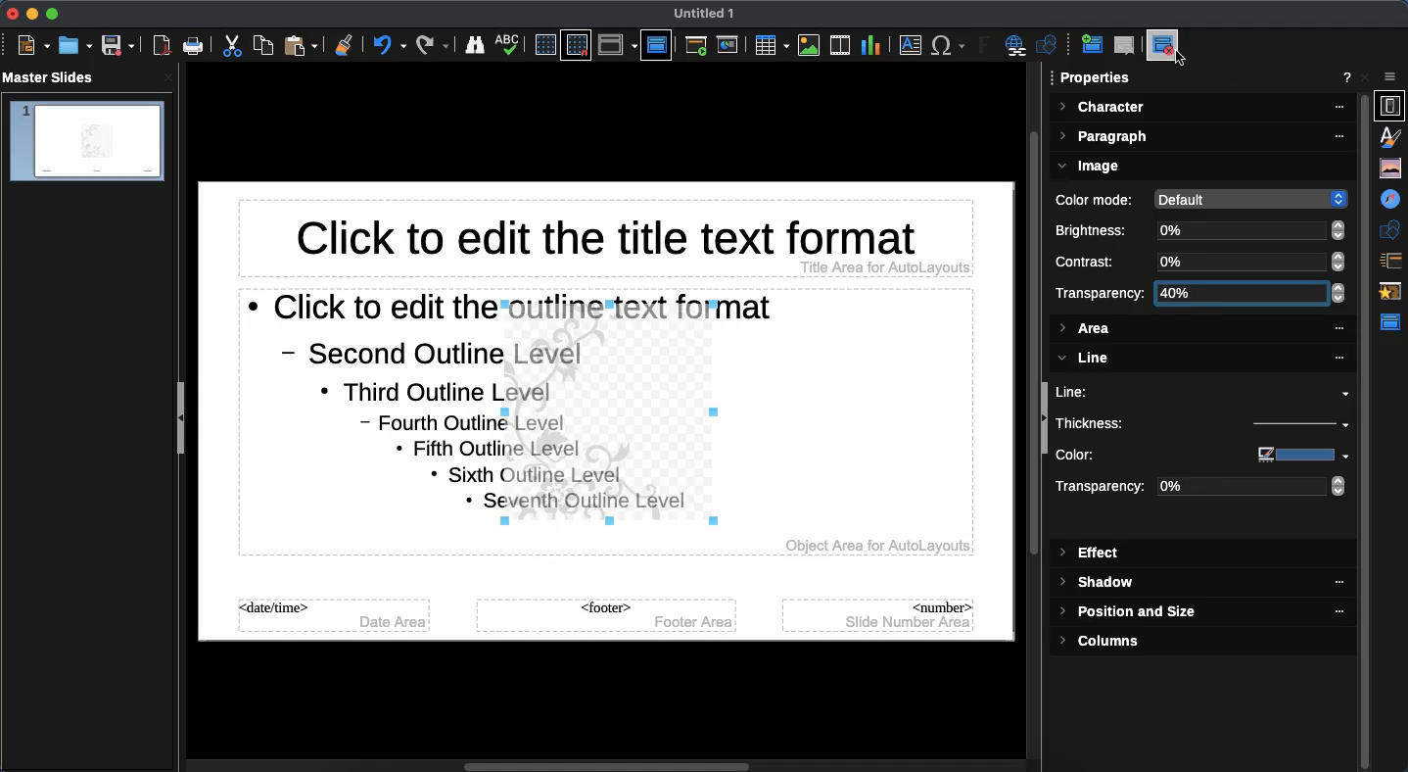 Image resolution: width=1408 pixels, height=772 pixels. Describe the element at coordinates (1101, 584) in the screenshot. I see `Shadow` at that location.